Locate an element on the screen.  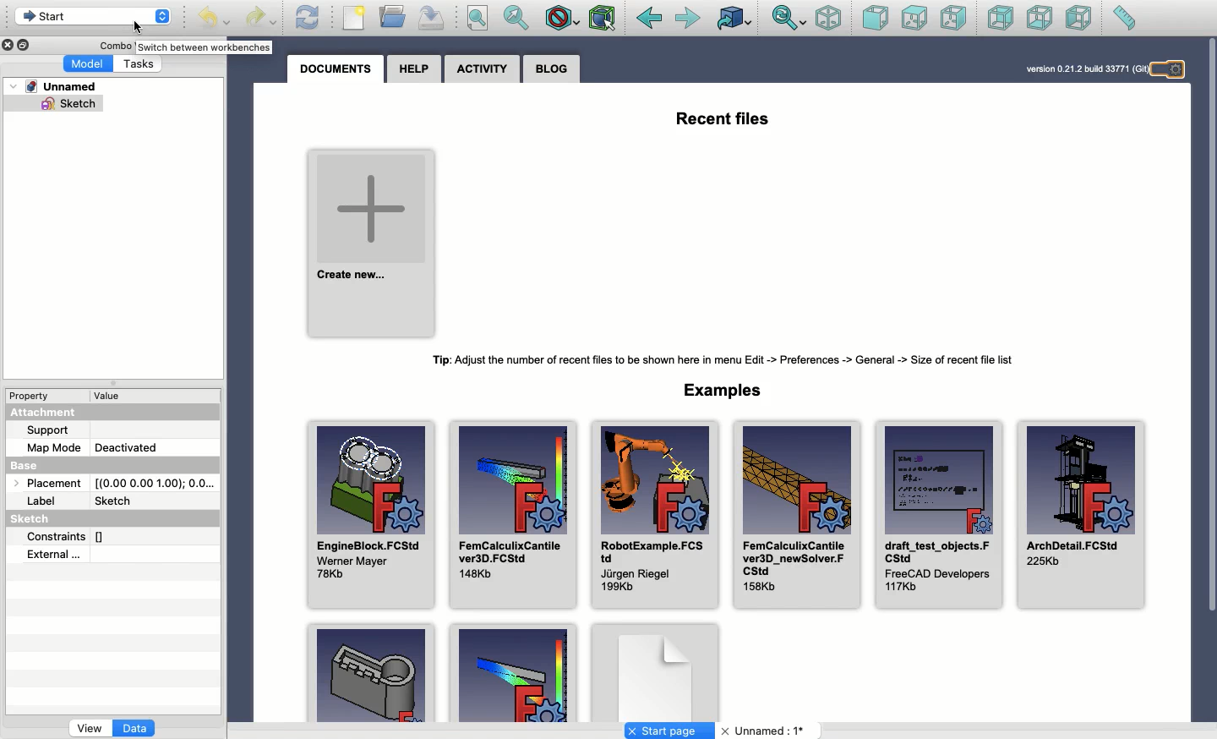
Left is located at coordinates (1080, 18).